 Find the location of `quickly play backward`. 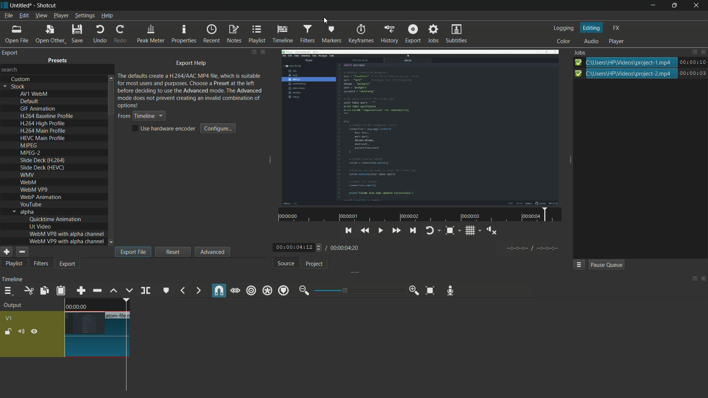

quickly play backward is located at coordinates (445, 247).